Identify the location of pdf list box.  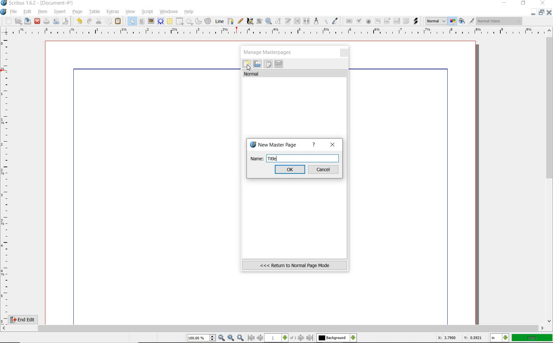
(396, 22).